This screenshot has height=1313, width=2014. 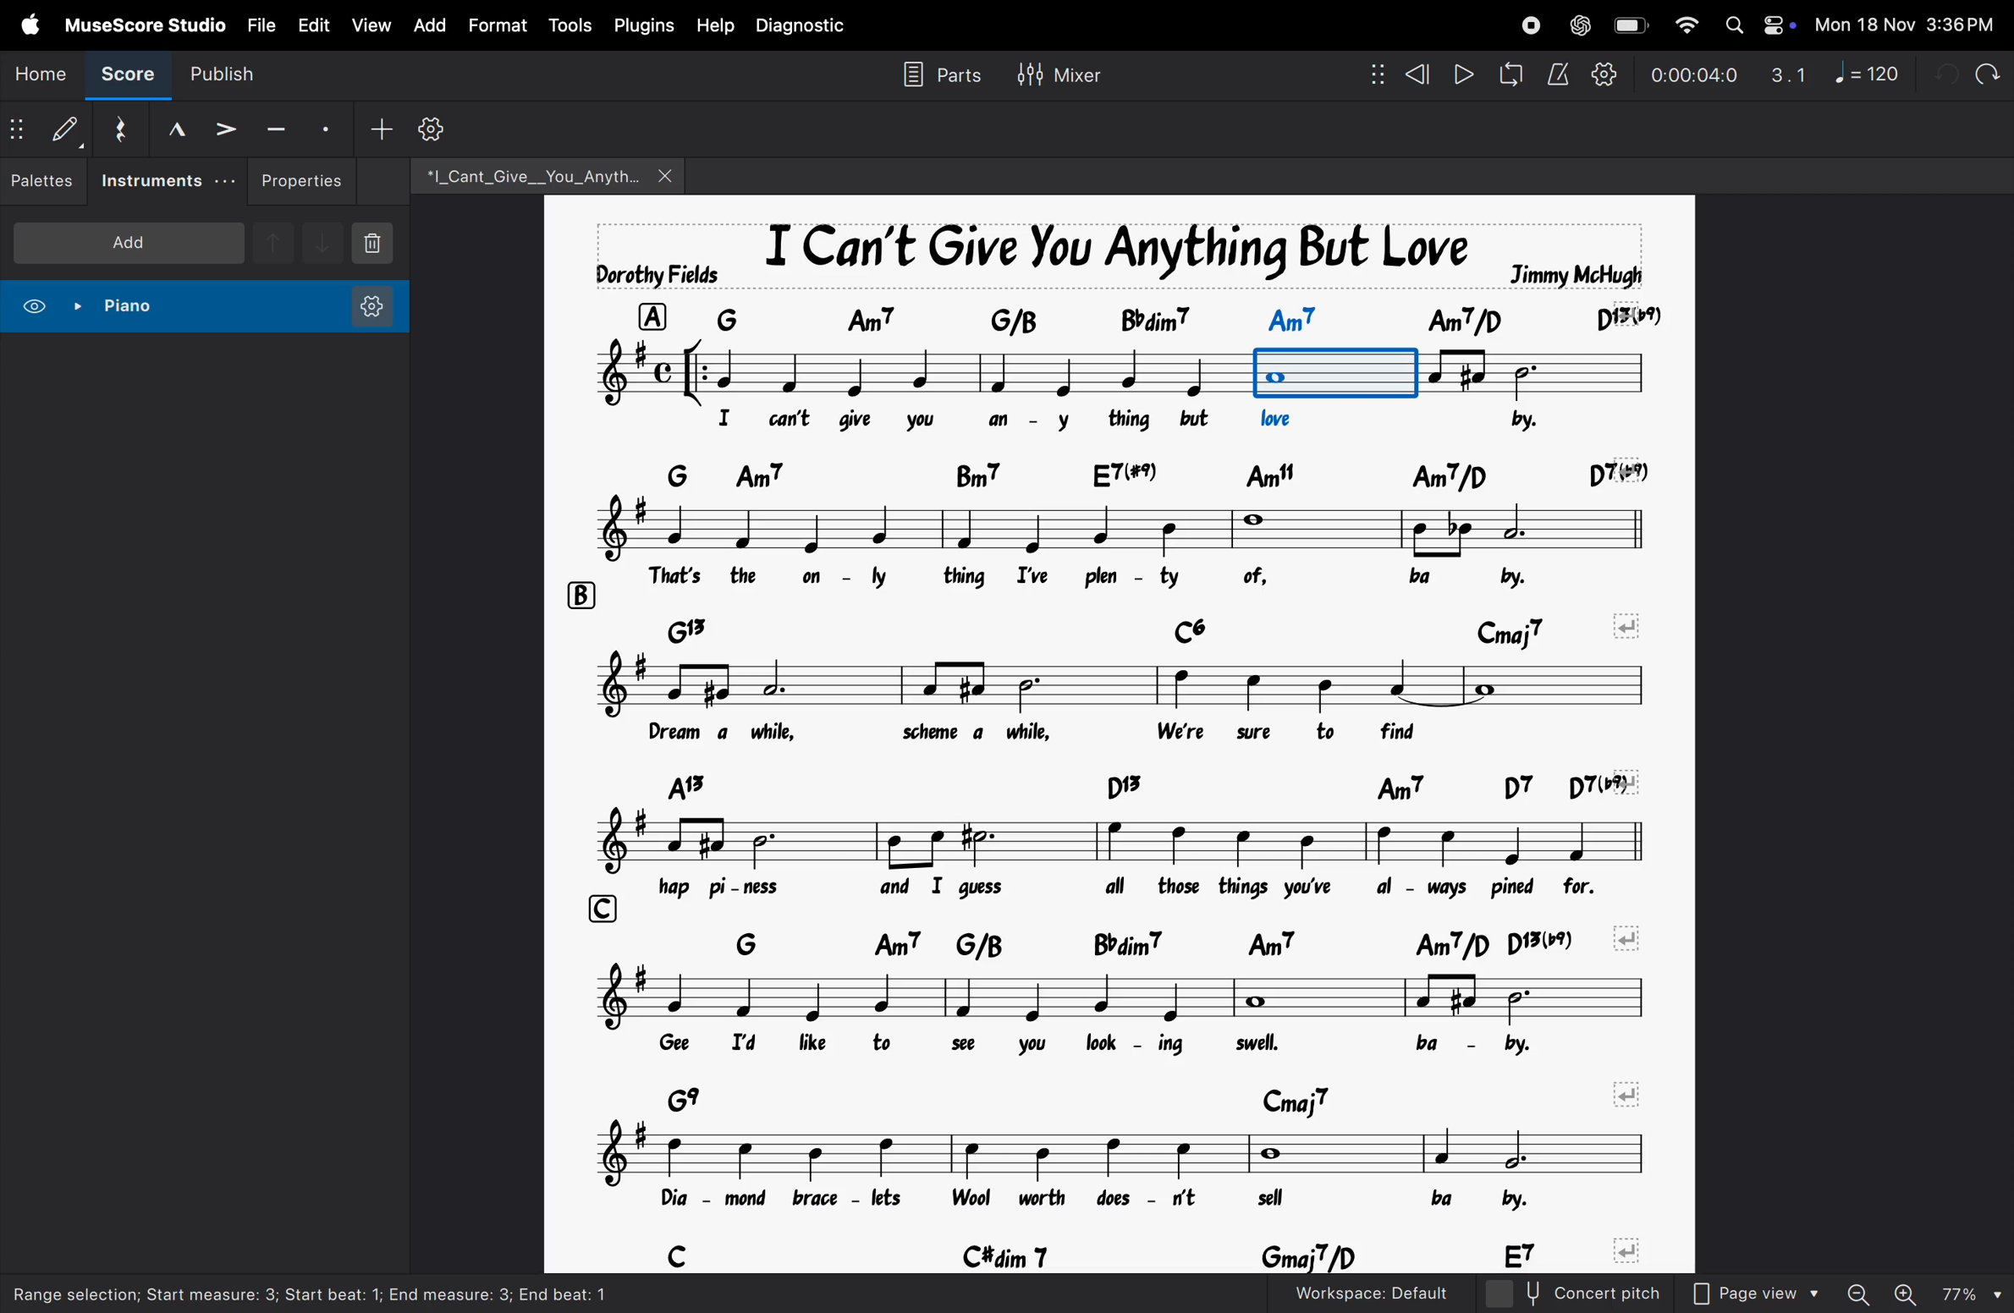 I want to click on publish, so click(x=218, y=77).